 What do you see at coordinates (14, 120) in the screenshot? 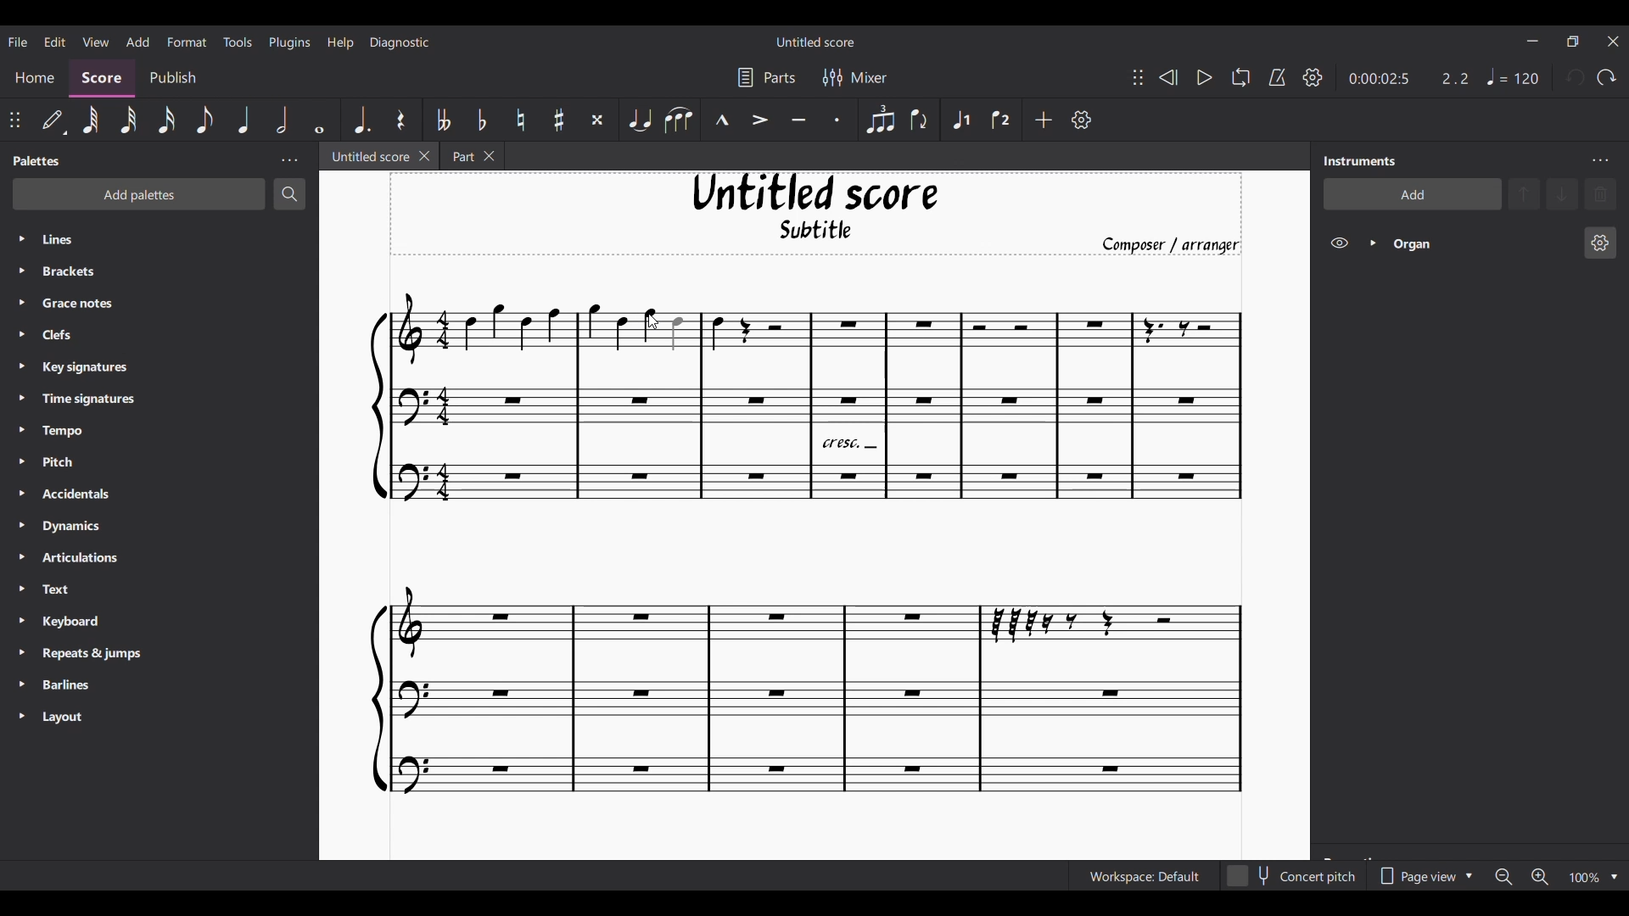
I see `Change position of toolbar attached` at bounding box center [14, 120].